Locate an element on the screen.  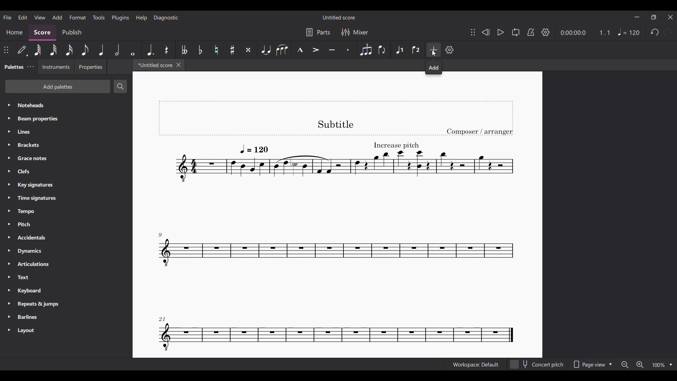
Mixer settings is located at coordinates (355, 32).